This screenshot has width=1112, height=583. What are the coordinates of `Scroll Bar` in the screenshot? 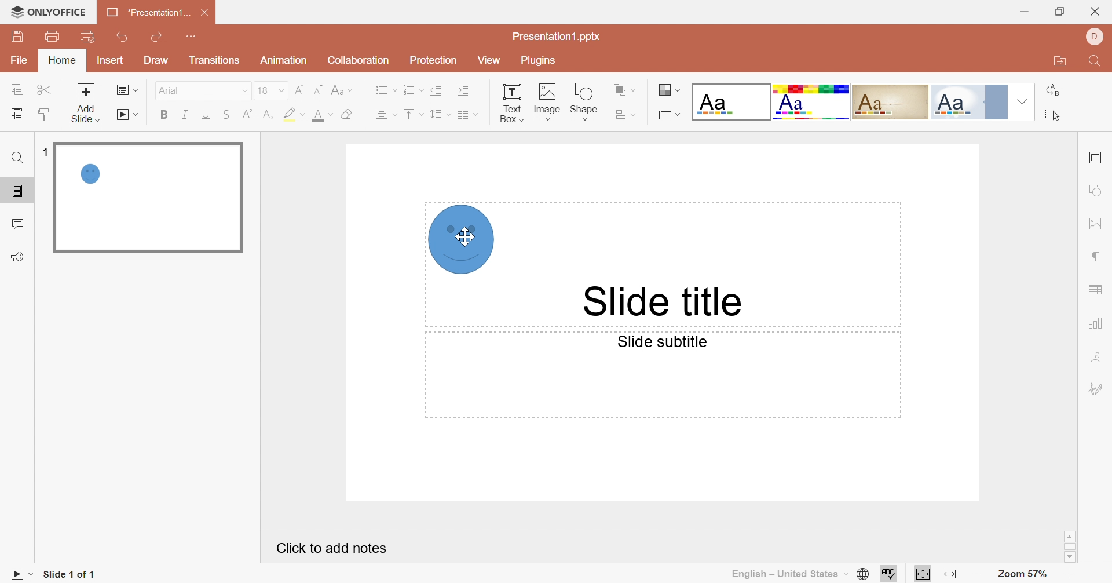 It's located at (1069, 546).